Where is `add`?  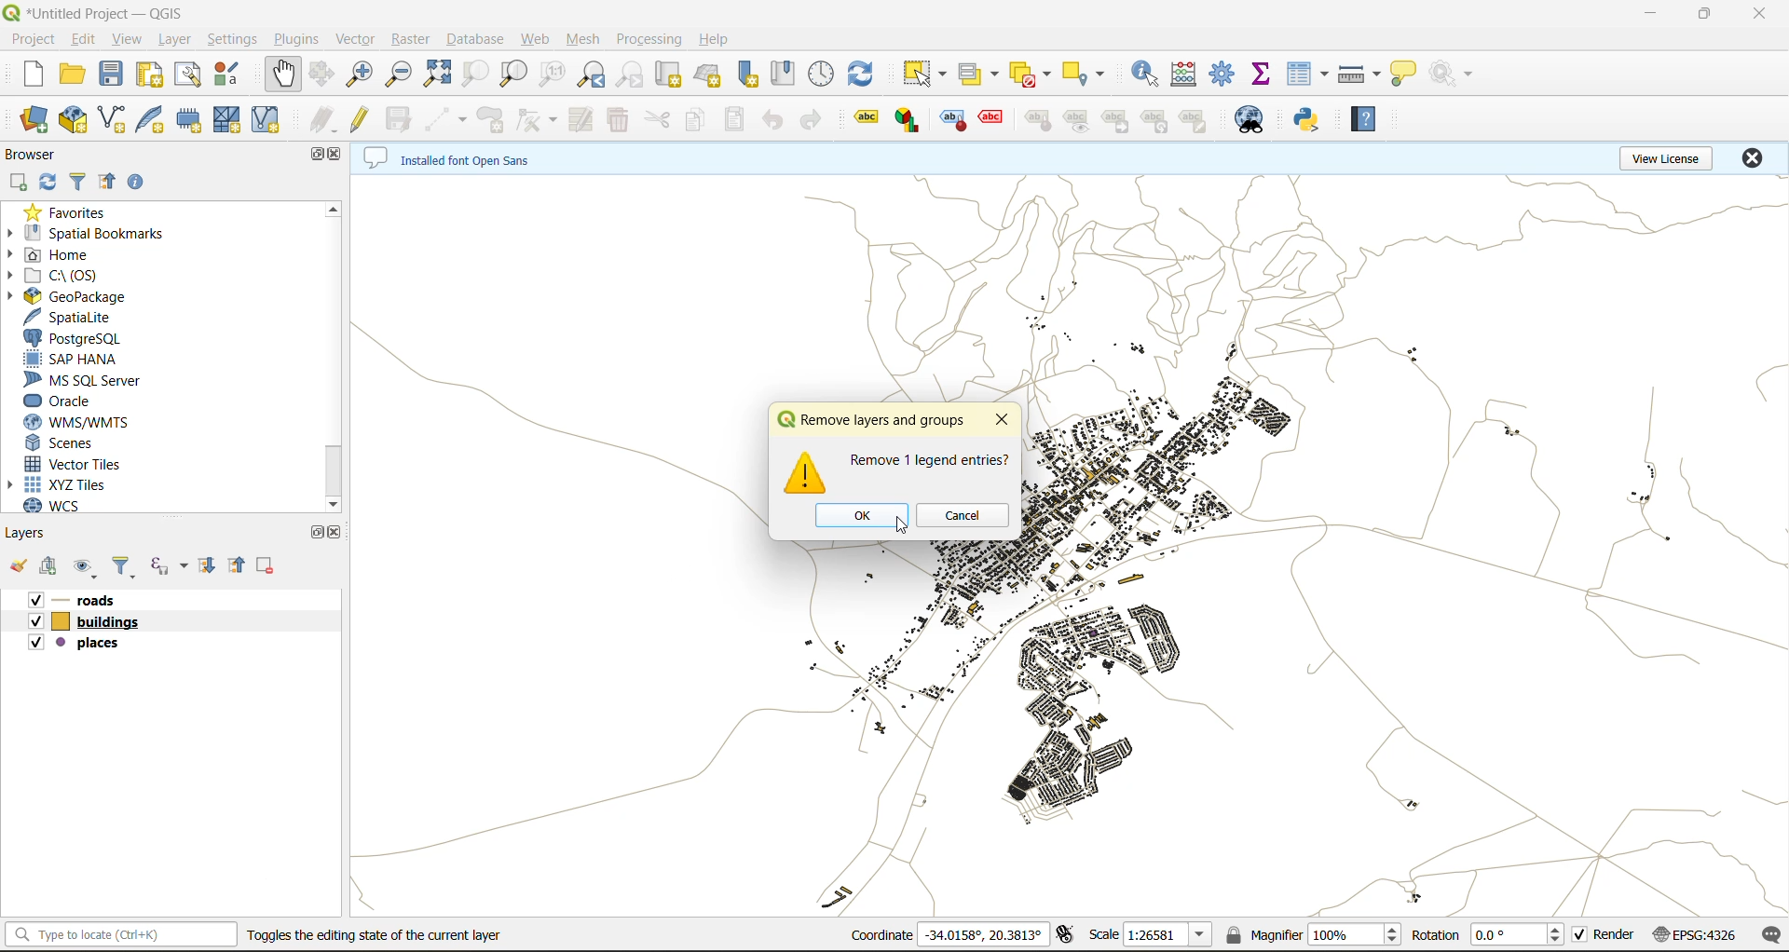 add is located at coordinates (15, 183).